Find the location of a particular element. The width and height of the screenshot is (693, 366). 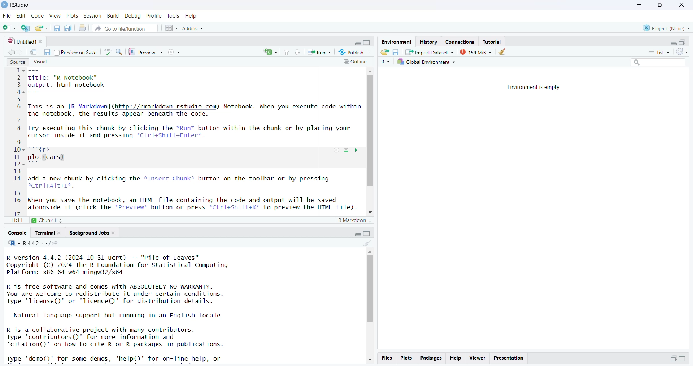

expand is located at coordinates (357, 44).